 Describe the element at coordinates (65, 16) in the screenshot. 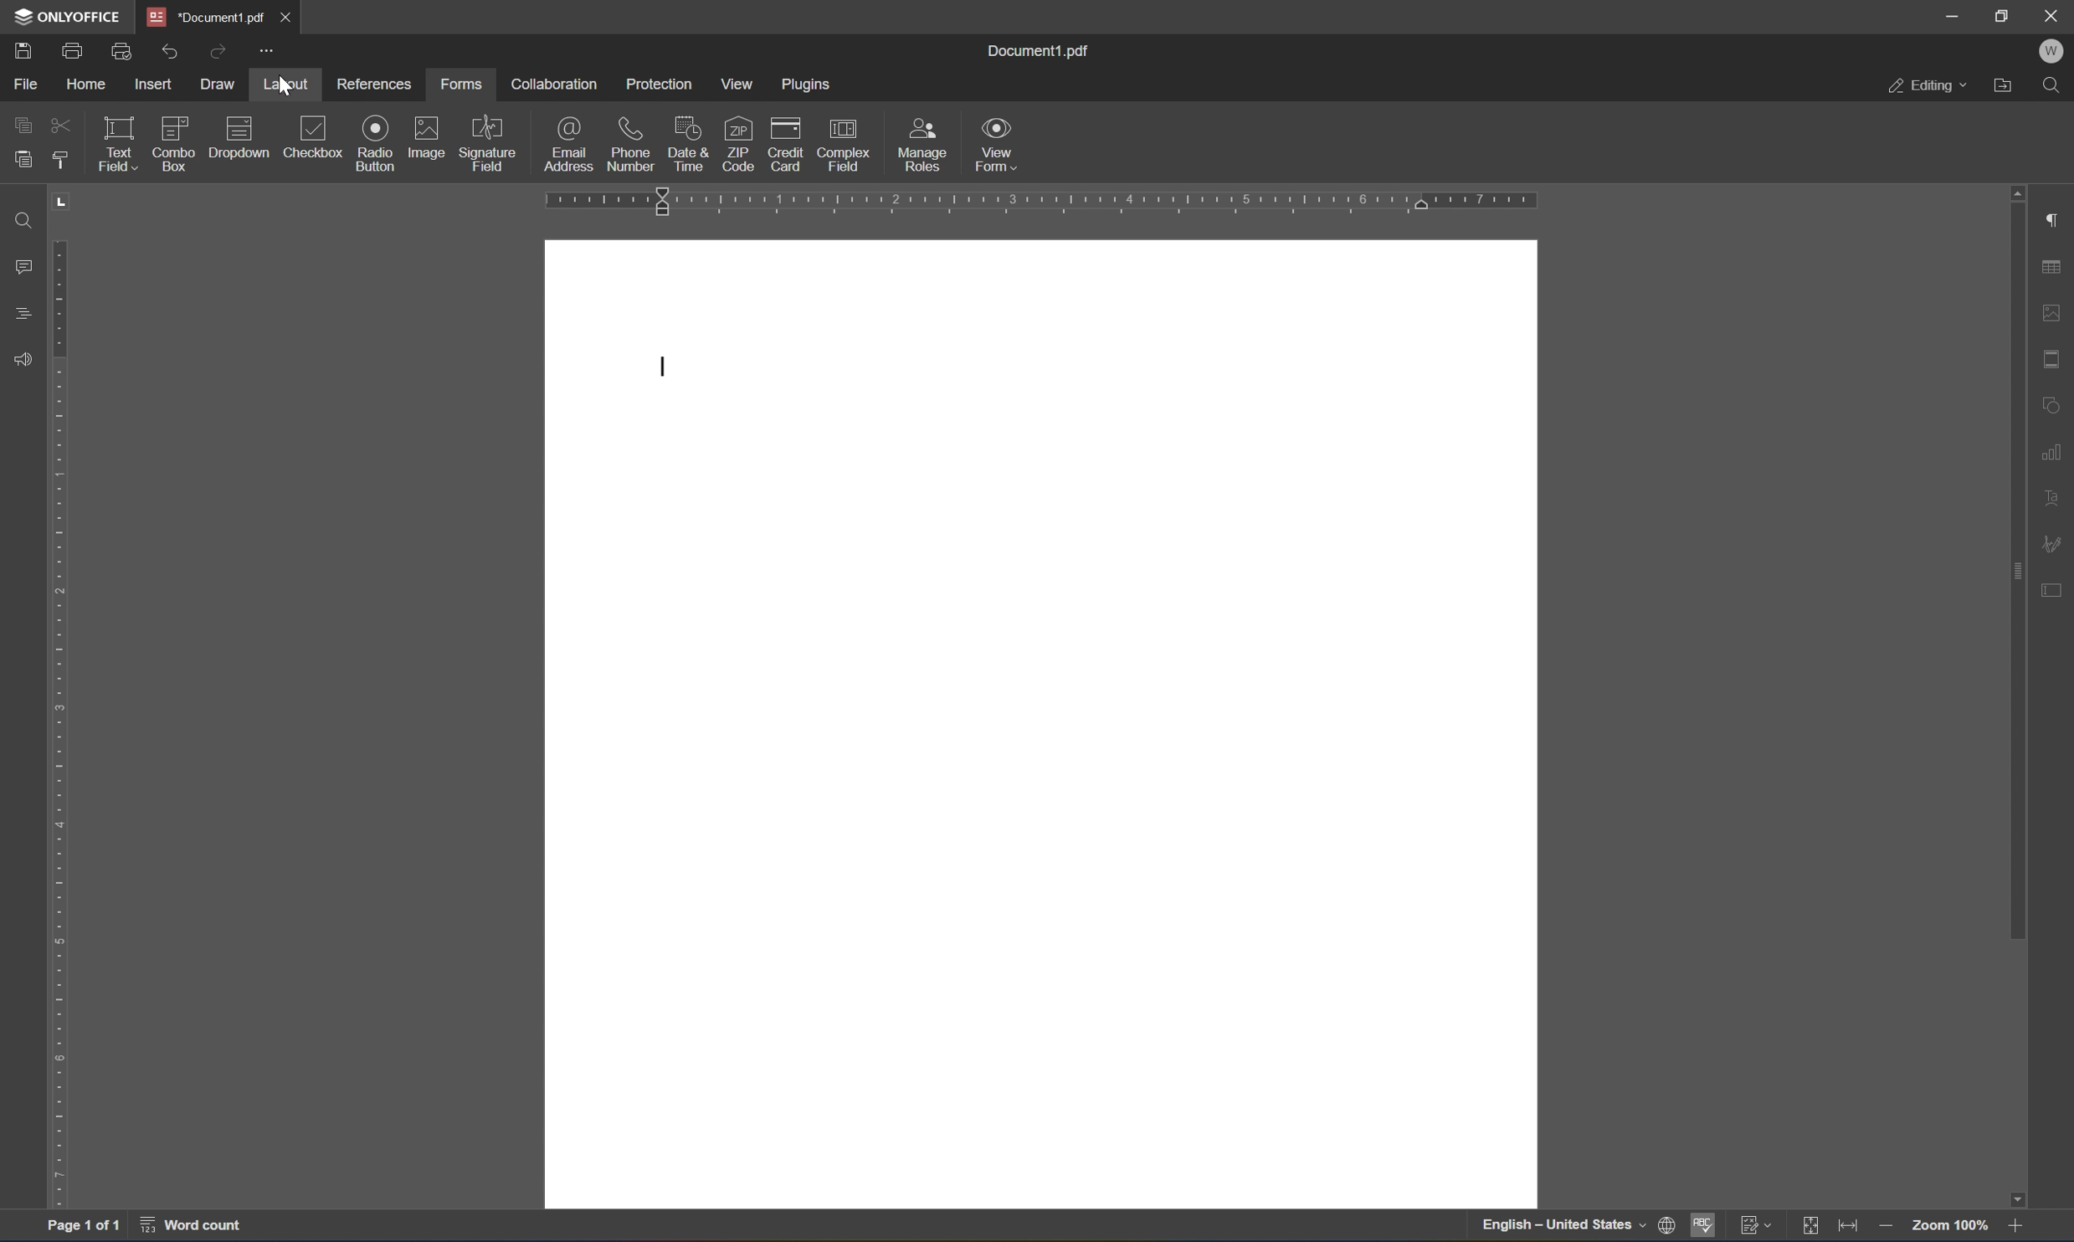

I see `ONLYOFFICE` at that location.